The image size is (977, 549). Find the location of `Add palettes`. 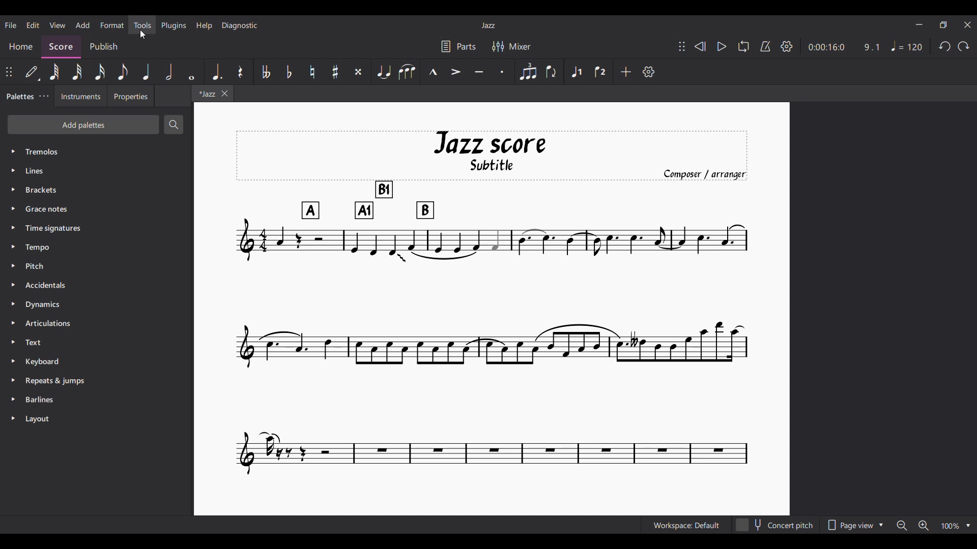

Add palettes is located at coordinates (83, 125).